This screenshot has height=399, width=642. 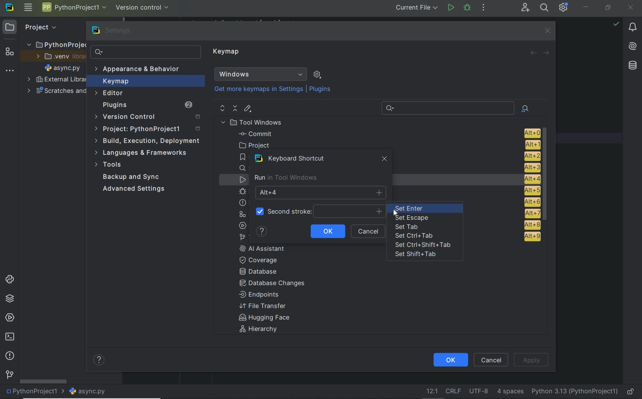 I want to click on alt + 4, so click(x=529, y=179).